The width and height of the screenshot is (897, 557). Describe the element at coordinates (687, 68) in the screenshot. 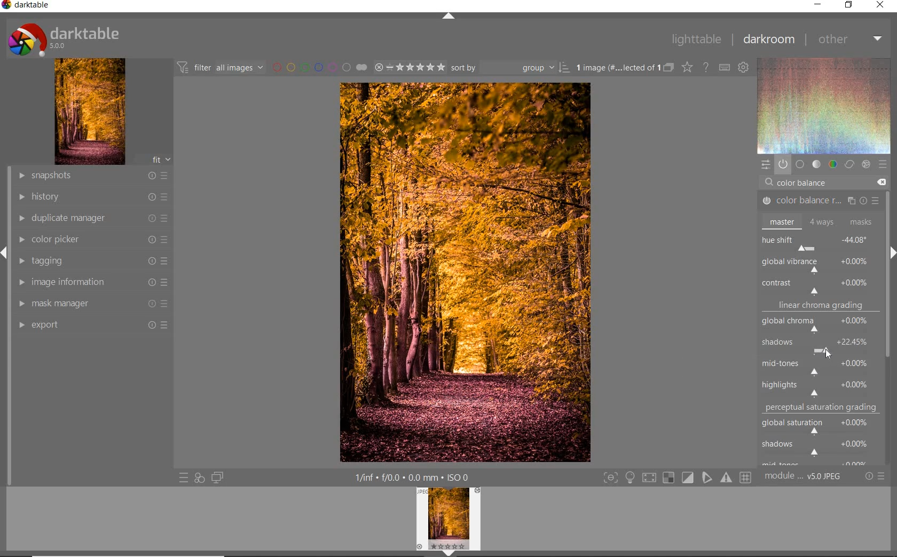

I see `change type of overlay` at that location.